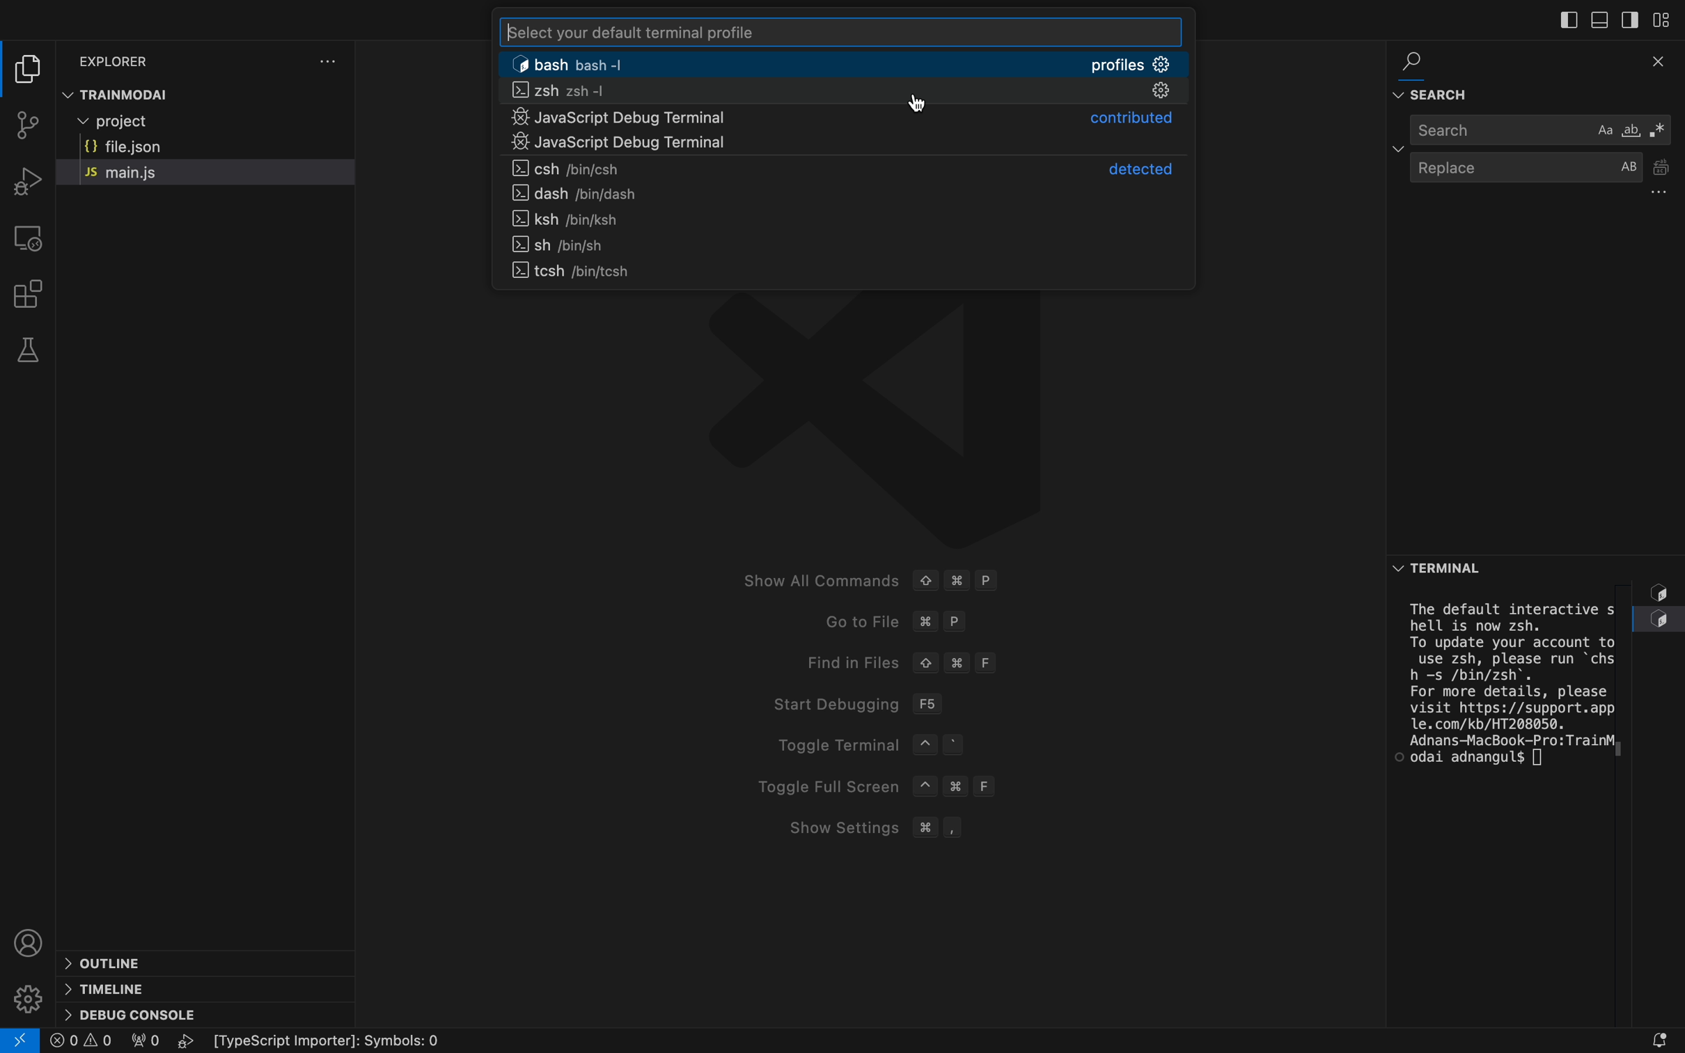 The width and height of the screenshot is (1685, 1053). I want to click on SHow Settings, so click(950, 827).